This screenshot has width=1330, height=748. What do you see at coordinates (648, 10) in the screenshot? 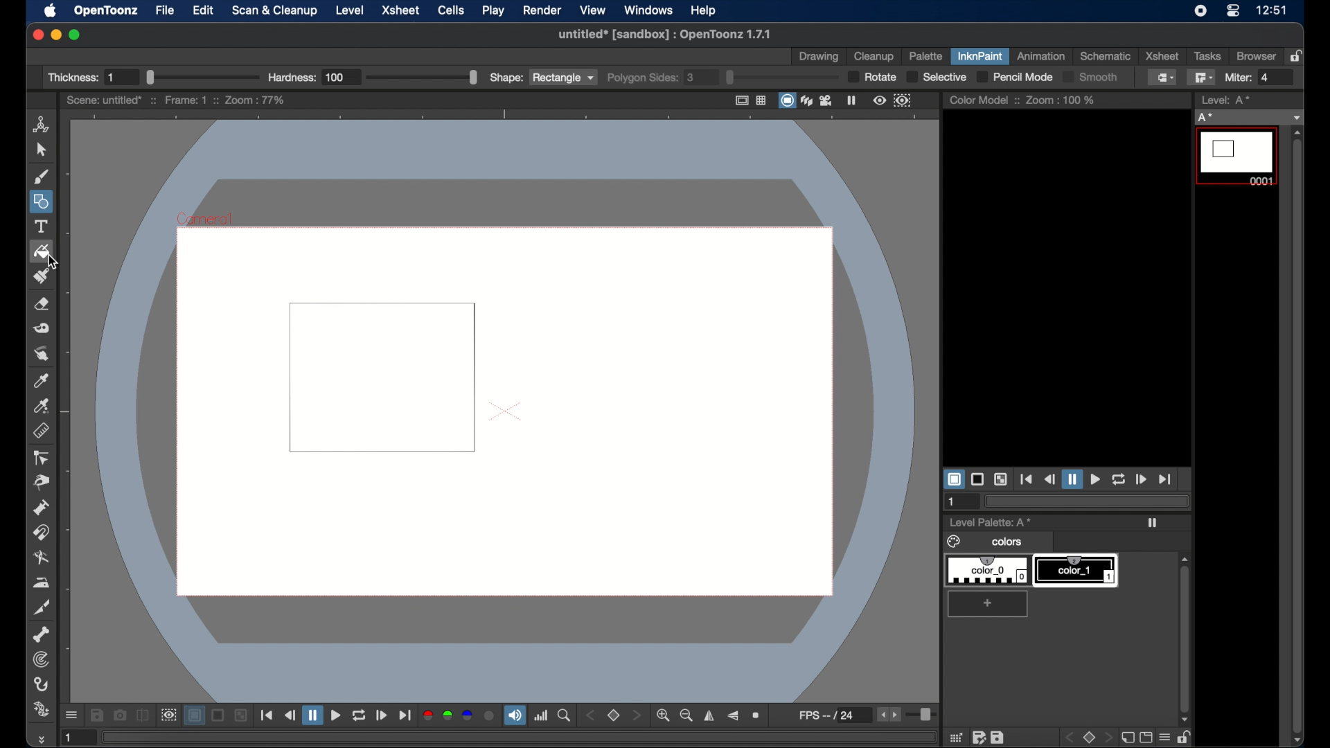
I see `windows` at bounding box center [648, 10].